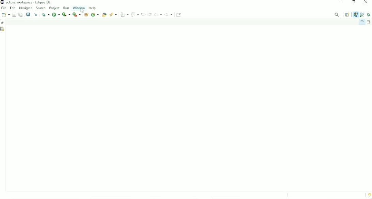 This screenshot has height=199, width=372. Describe the element at coordinates (353, 3) in the screenshot. I see `Restore down` at that location.